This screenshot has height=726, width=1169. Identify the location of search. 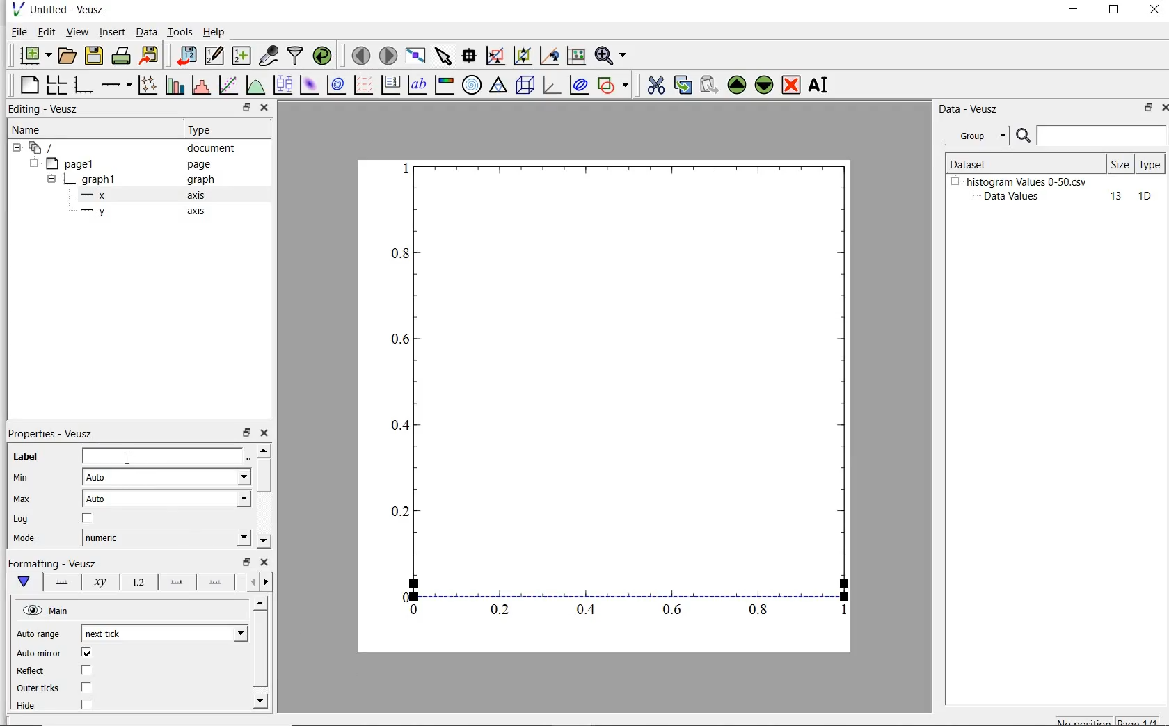
(1024, 136).